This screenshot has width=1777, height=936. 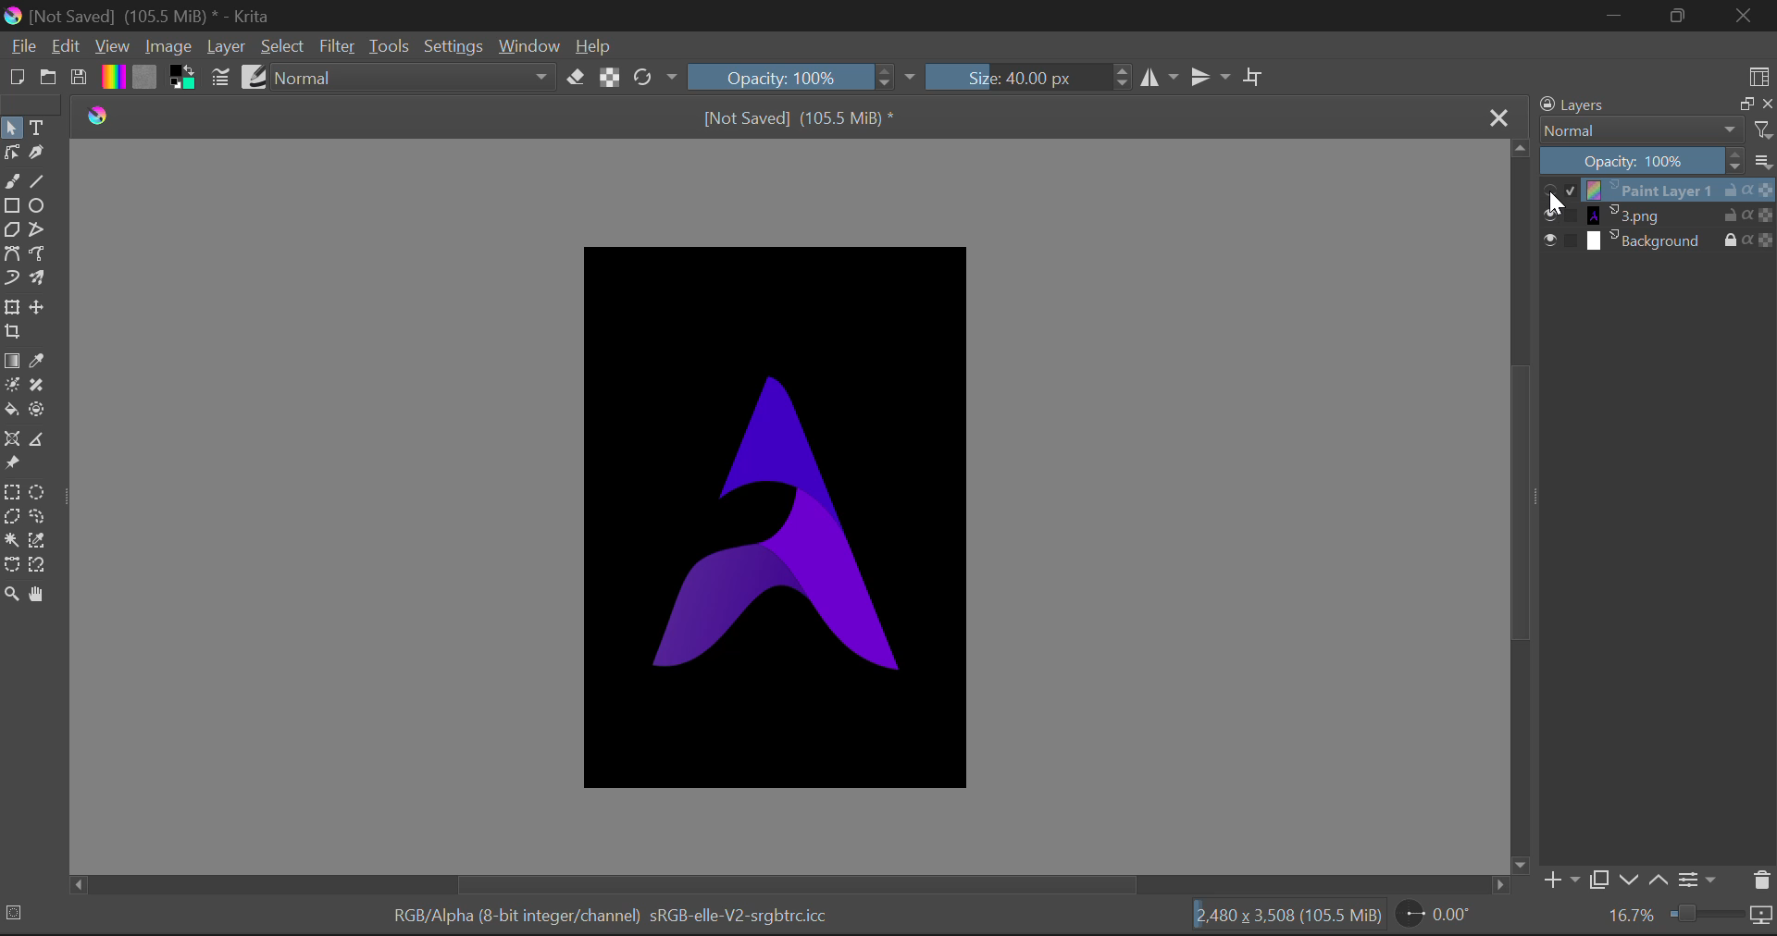 What do you see at coordinates (790, 883) in the screenshot?
I see `Scroll Bar` at bounding box center [790, 883].